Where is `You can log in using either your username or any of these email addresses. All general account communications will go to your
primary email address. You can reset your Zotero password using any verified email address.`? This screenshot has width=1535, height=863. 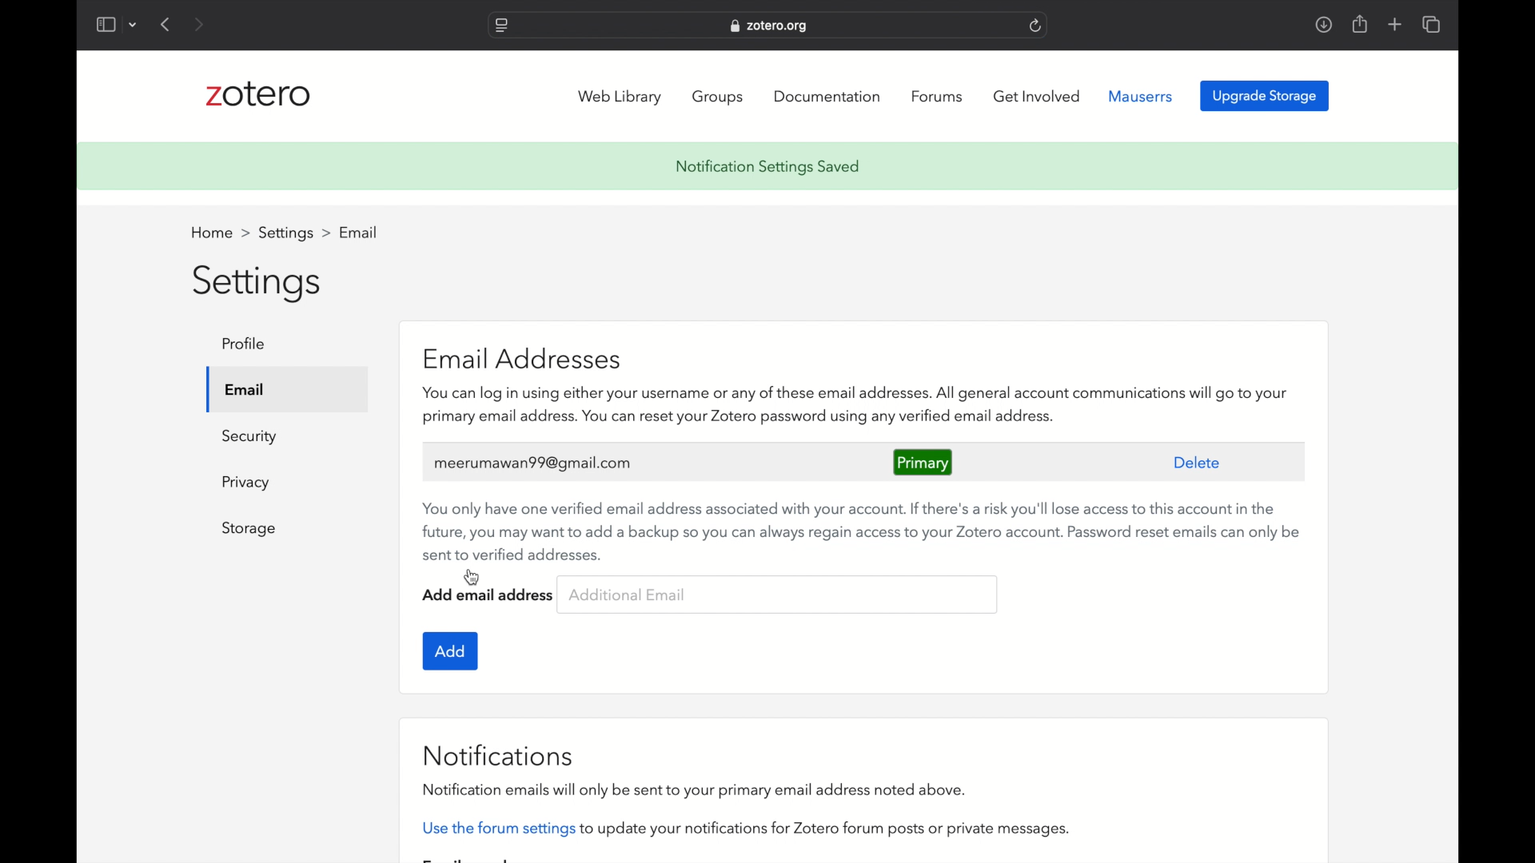
You can log in using either your username or any of these email addresses. All general account communications will go to your
primary email address. You can reset your Zotero password using any verified email address. is located at coordinates (854, 407).